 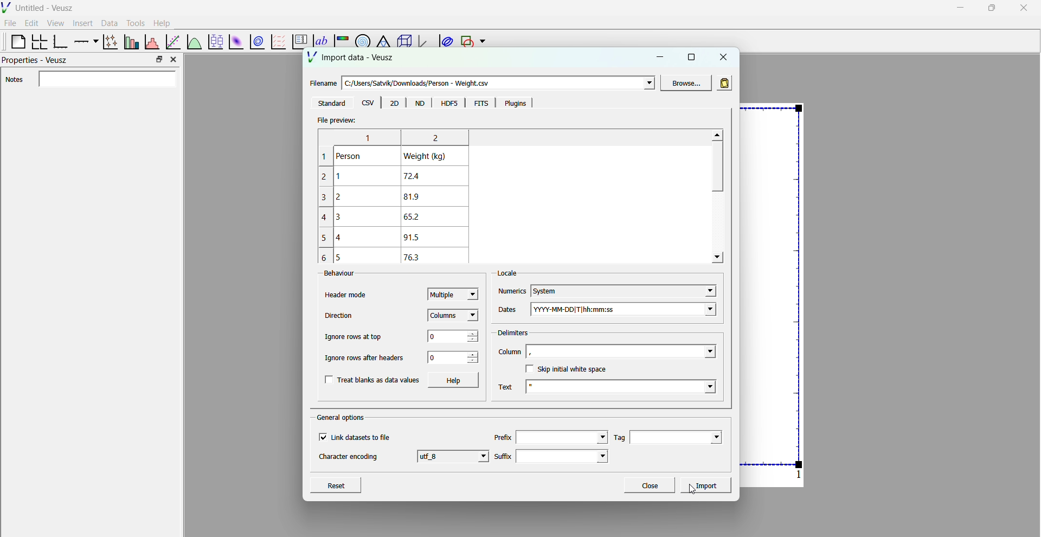 What do you see at coordinates (681, 436) in the screenshot?
I see `Tag - dropdown` at bounding box center [681, 436].